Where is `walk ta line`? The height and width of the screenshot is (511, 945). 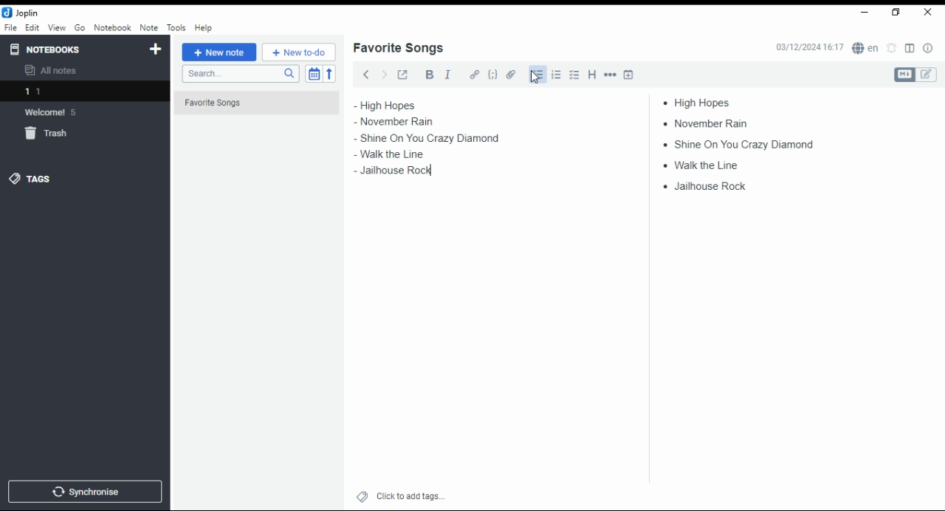
walk ta line is located at coordinates (385, 154).